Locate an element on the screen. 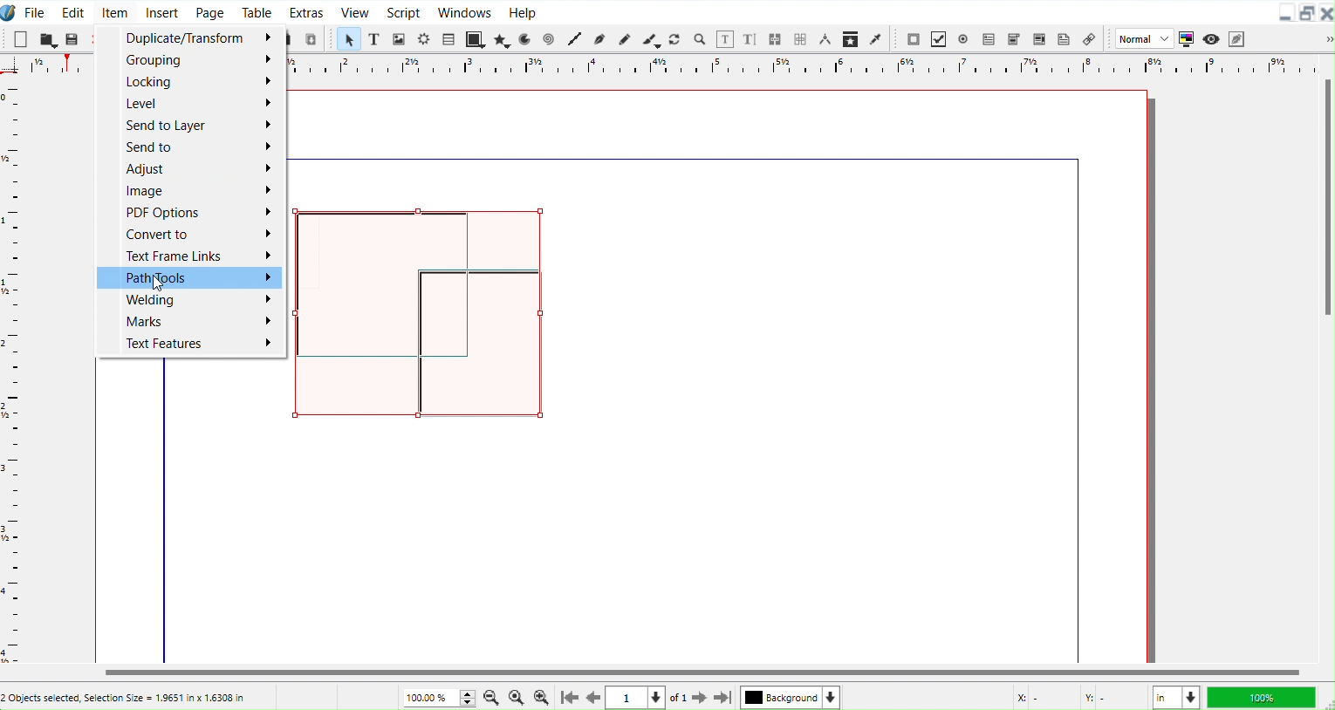  Shapes are selected is located at coordinates (423, 314).